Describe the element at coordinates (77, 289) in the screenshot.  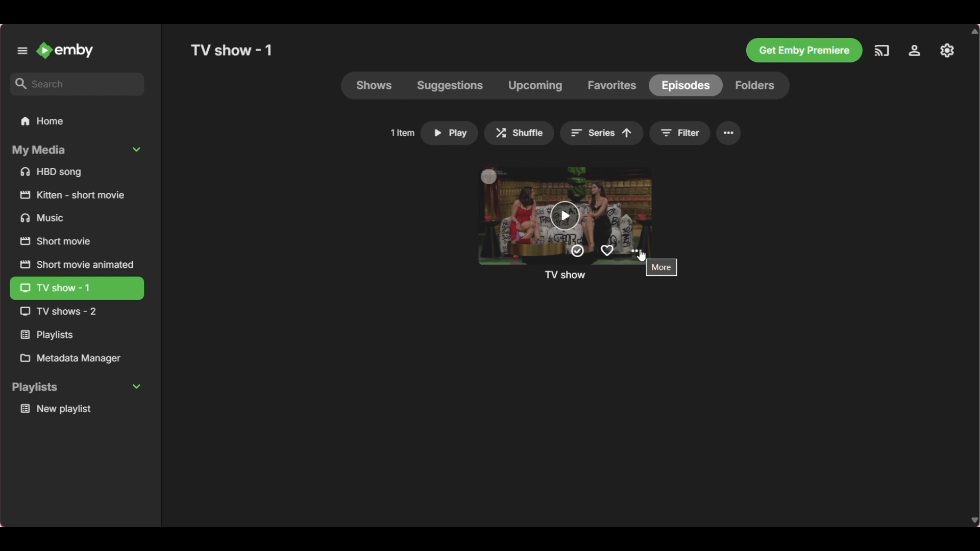
I see `TV show - 1, Current folder highlighted` at that location.